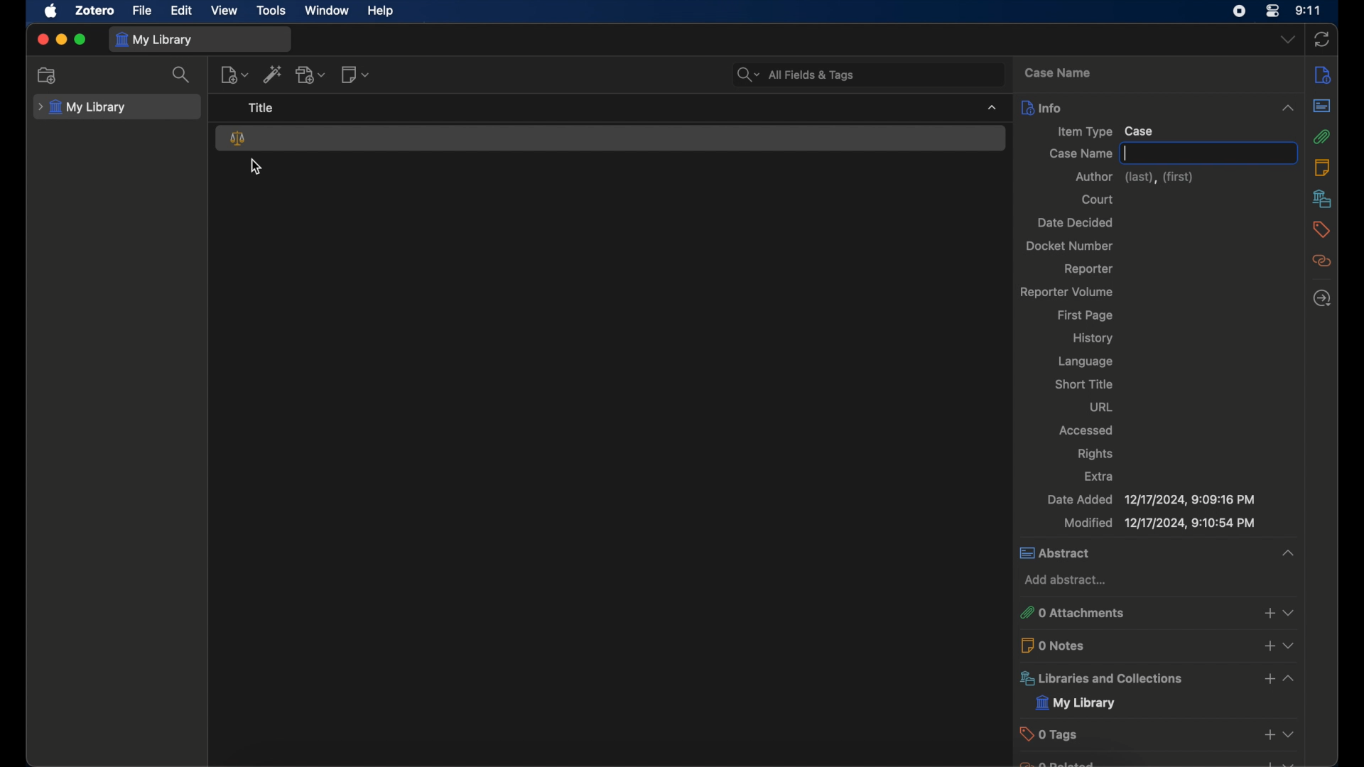 Image resolution: width=1364 pixels, height=767 pixels. Describe the element at coordinates (796, 75) in the screenshot. I see `all fields and tags` at that location.